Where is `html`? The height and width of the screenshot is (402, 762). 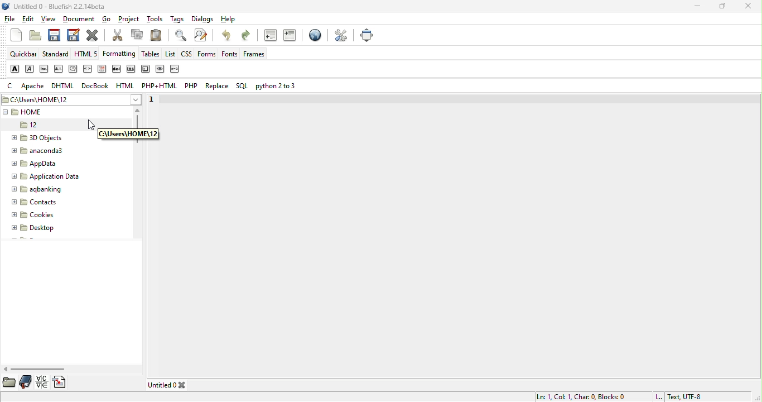
html is located at coordinates (125, 86).